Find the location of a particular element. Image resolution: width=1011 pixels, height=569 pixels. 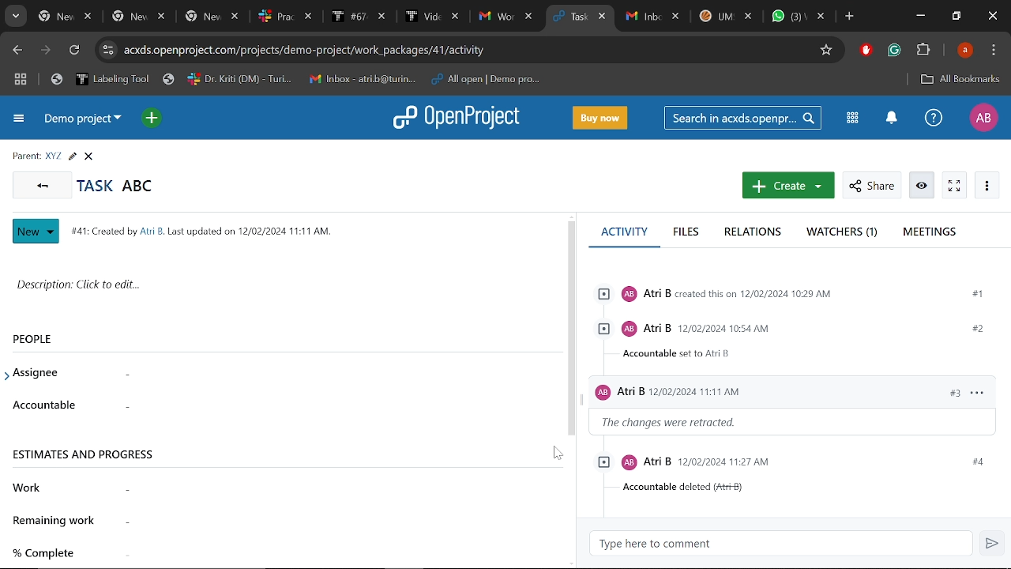

extensions is located at coordinates (924, 51).